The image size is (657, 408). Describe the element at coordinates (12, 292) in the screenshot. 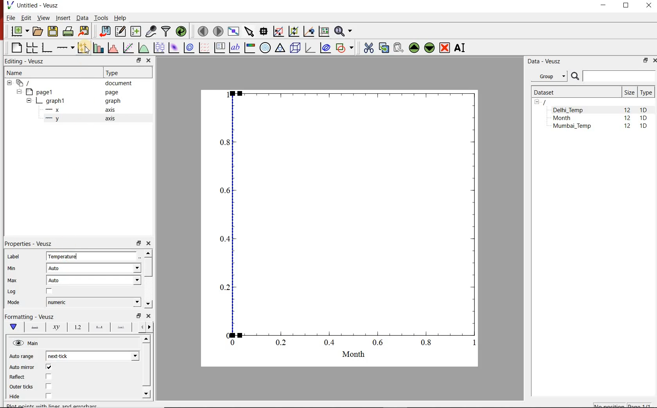

I see `Log` at that location.